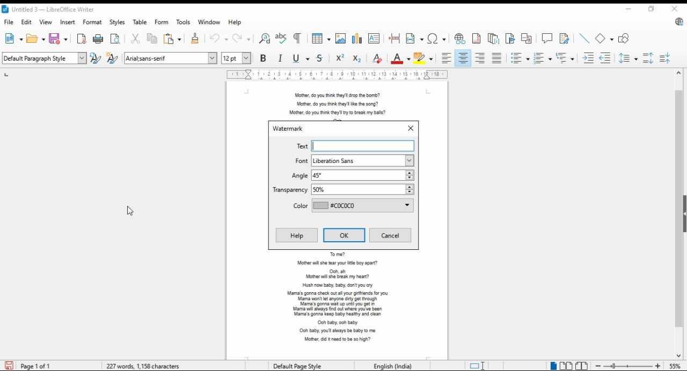 The width and height of the screenshot is (687, 371). Describe the element at coordinates (650, 9) in the screenshot. I see `restore` at that location.